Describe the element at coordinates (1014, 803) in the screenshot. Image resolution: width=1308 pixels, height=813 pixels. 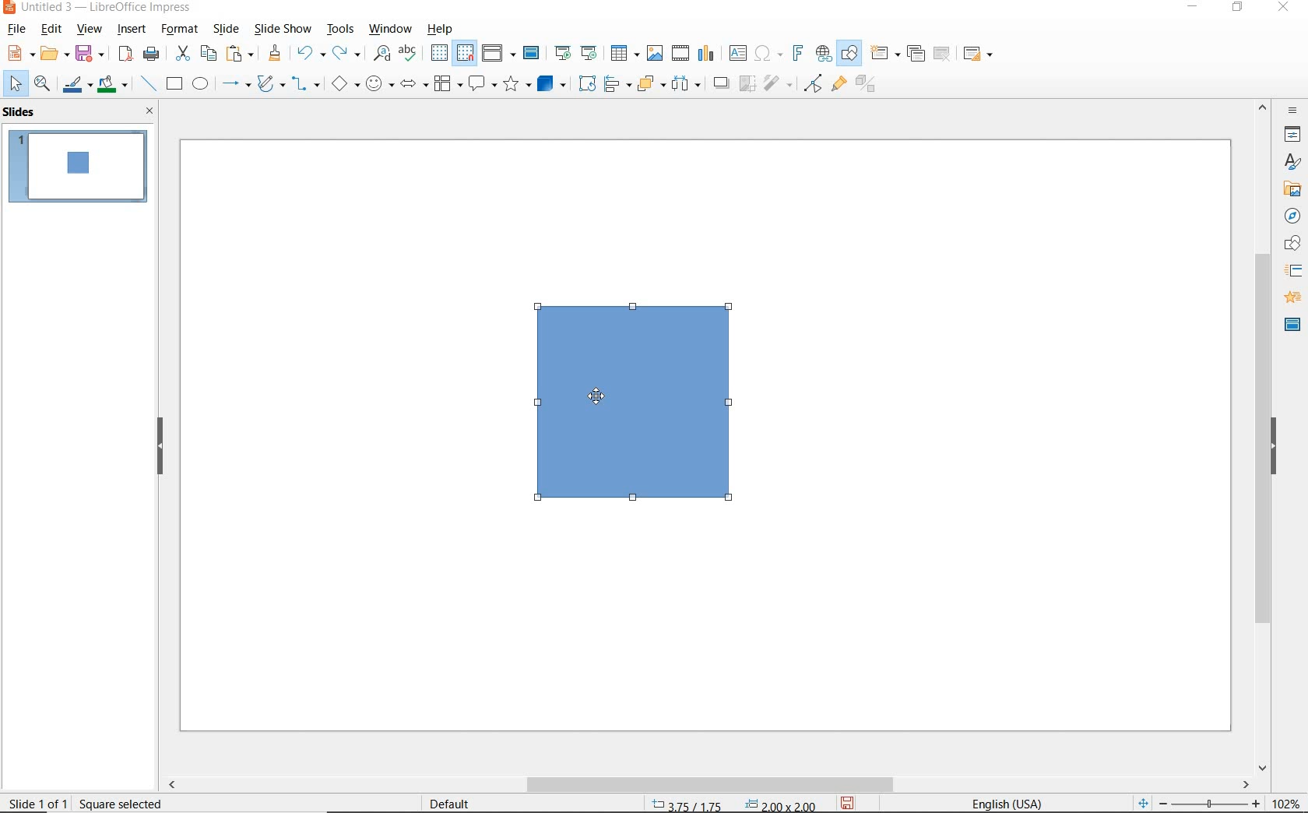
I see `text language` at that location.